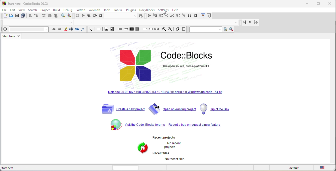 The width and height of the screenshot is (336, 171). Describe the element at coordinates (78, 29) in the screenshot. I see `match case` at that location.